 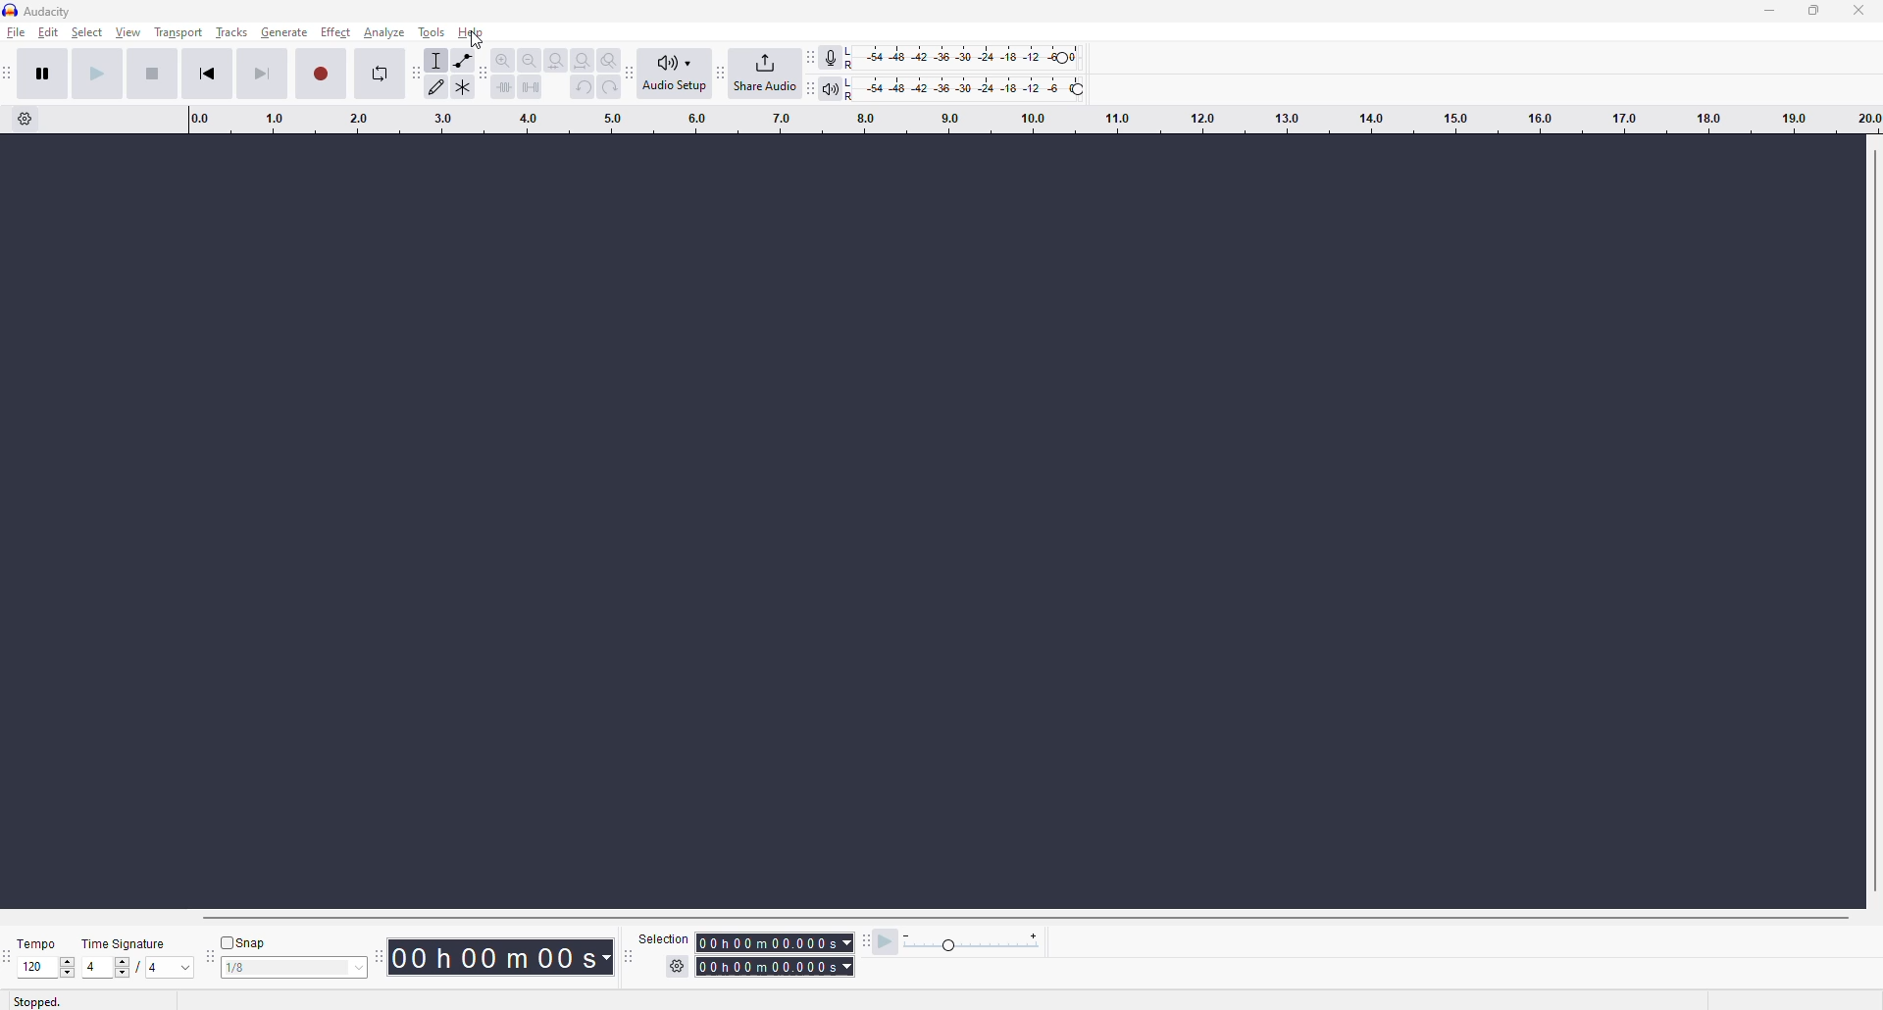 I want to click on record meter, so click(x=832, y=57).